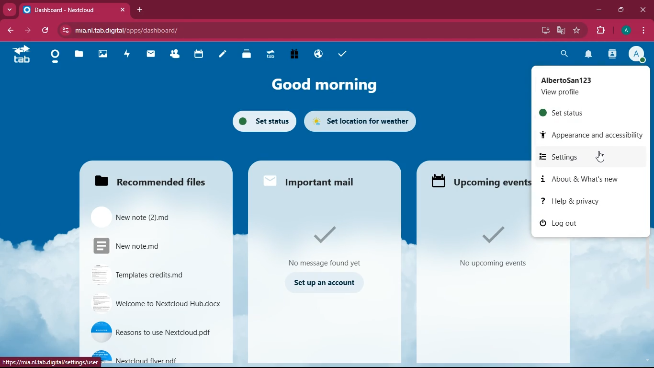 The image size is (654, 368). I want to click on notes, so click(223, 54).